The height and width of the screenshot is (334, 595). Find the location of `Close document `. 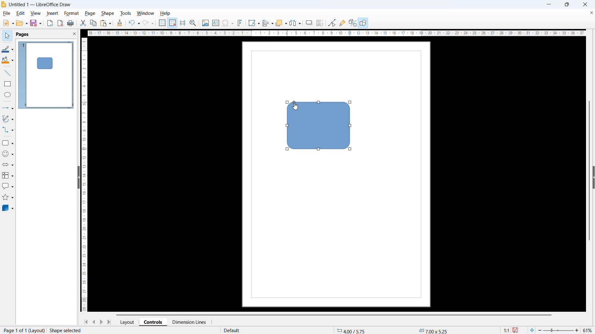

Close document  is located at coordinates (591, 13).